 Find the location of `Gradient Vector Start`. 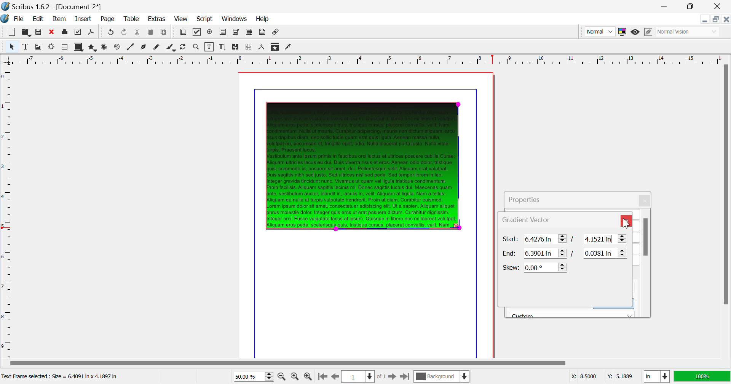

Gradient Vector Start is located at coordinates (565, 239).